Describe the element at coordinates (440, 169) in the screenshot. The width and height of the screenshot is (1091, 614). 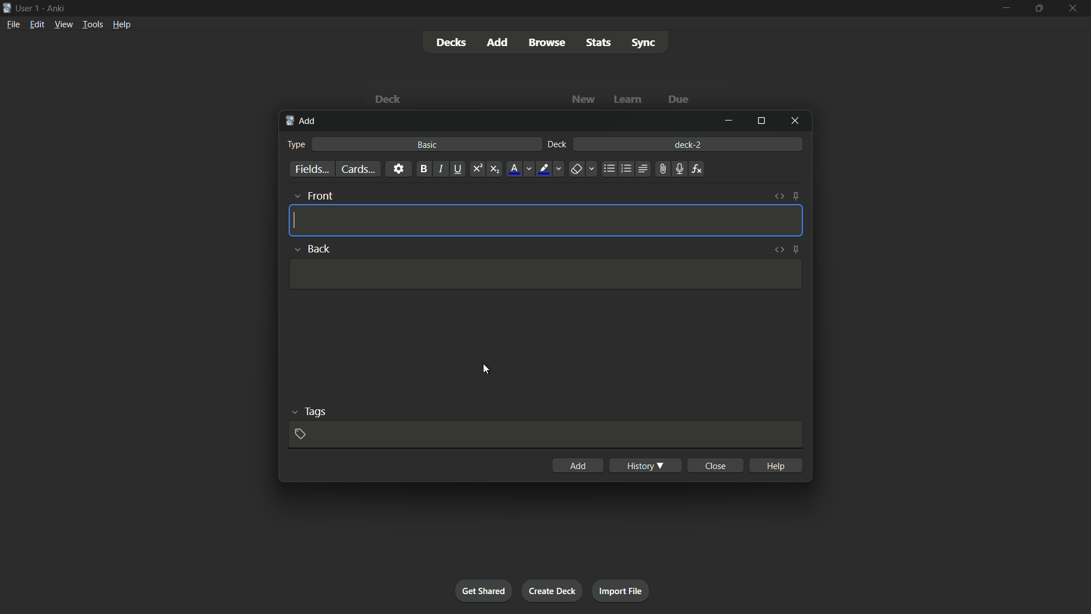
I see `italic` at that location.